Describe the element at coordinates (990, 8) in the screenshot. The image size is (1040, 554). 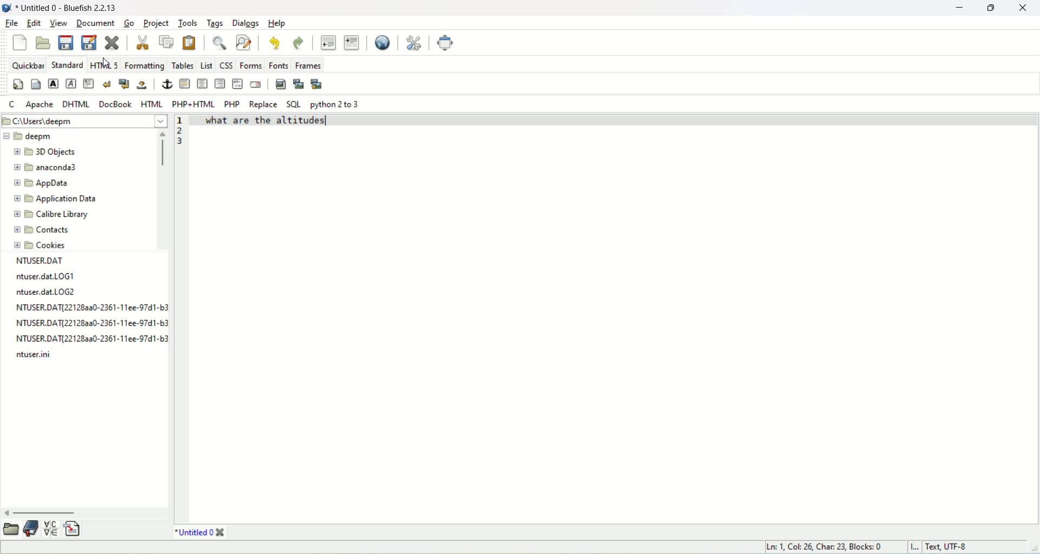
I see `restore down` at that location.